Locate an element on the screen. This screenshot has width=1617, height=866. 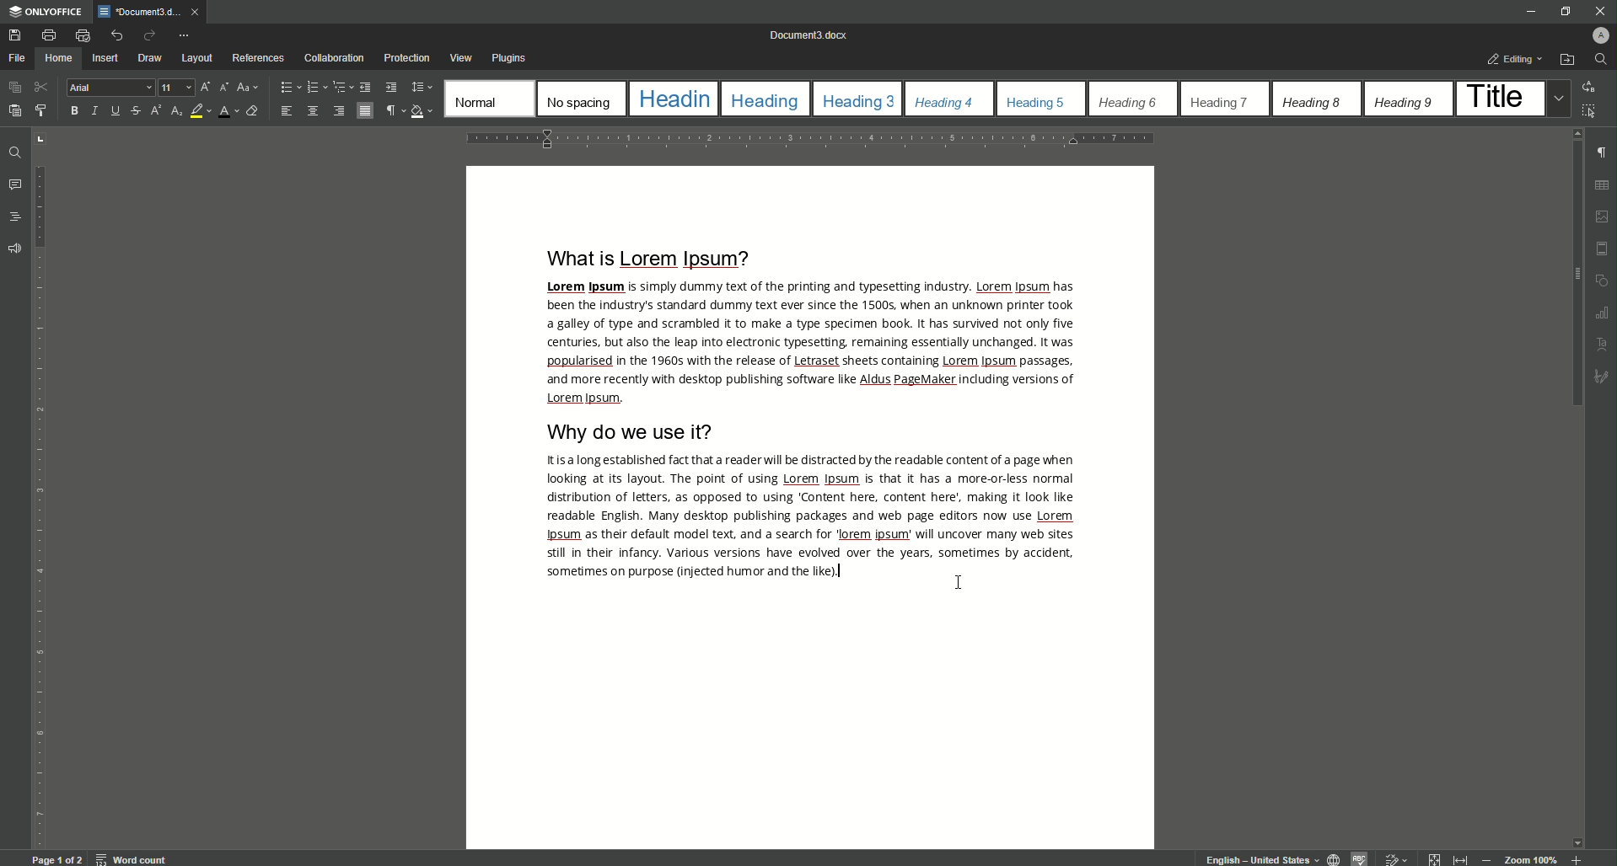
Text is located at coordinates (815, 516).